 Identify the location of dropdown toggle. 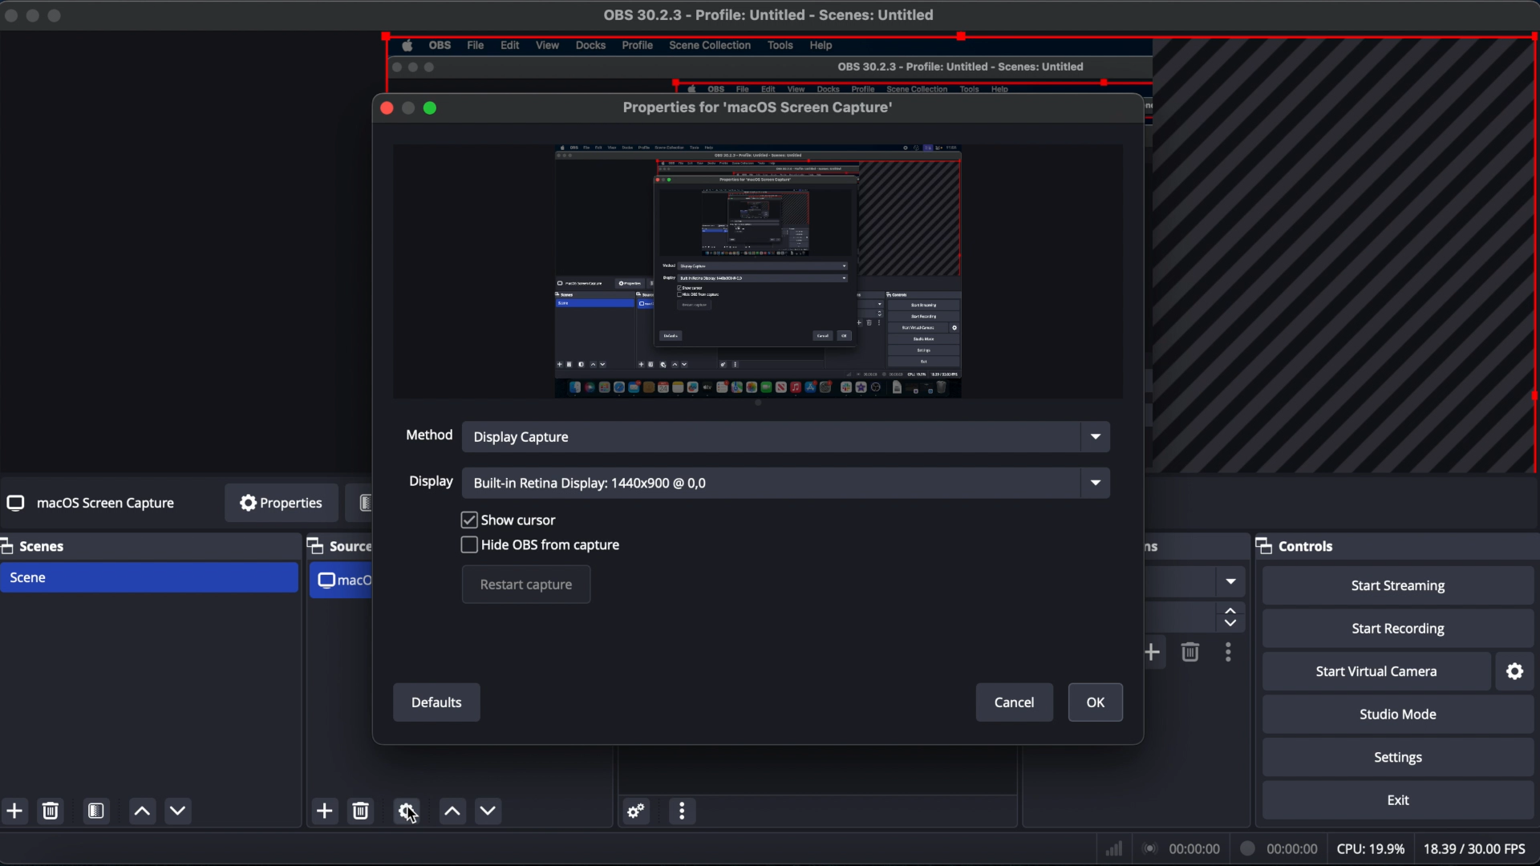
(1094, 437).